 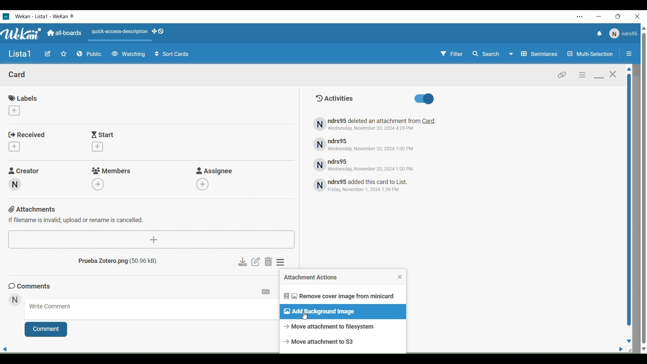 What do you see at coordinates (599, 78) in the screenshot?
I see `Minimize` at bounding box center [599, 78].